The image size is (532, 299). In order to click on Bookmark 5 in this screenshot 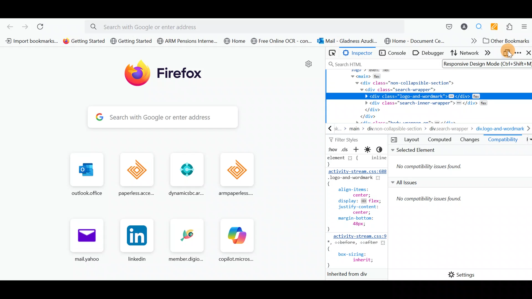, I will do `click(235, 42)`.